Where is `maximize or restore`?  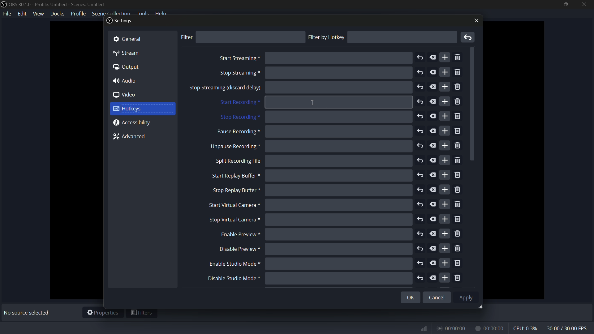
maximize or restore is located at coordinates (565, 4).